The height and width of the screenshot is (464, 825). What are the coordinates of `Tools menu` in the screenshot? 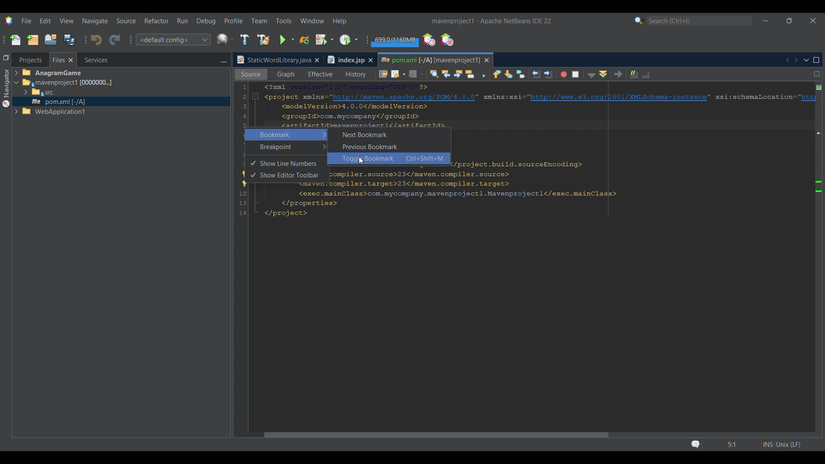 It's located at (284, 21).